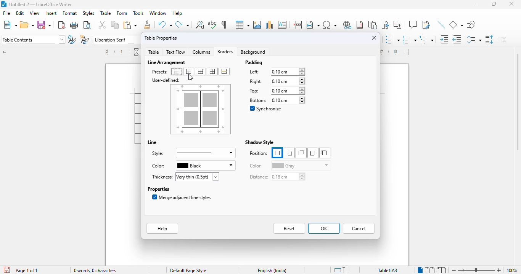 This screenshot has width=521, height=274. Describe the element at coordinates (516, 101) in the screenshot. I see `vertical scroll bar` at that location.